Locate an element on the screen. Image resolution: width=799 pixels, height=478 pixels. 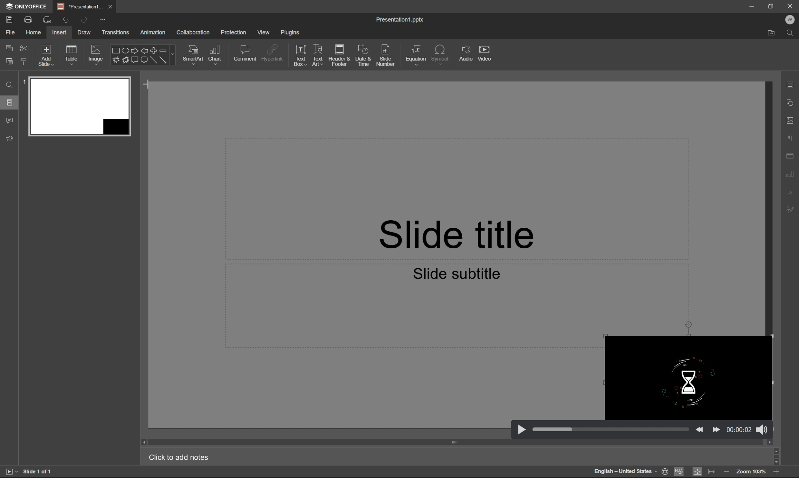
plugins is located at coordinates (293, 33).